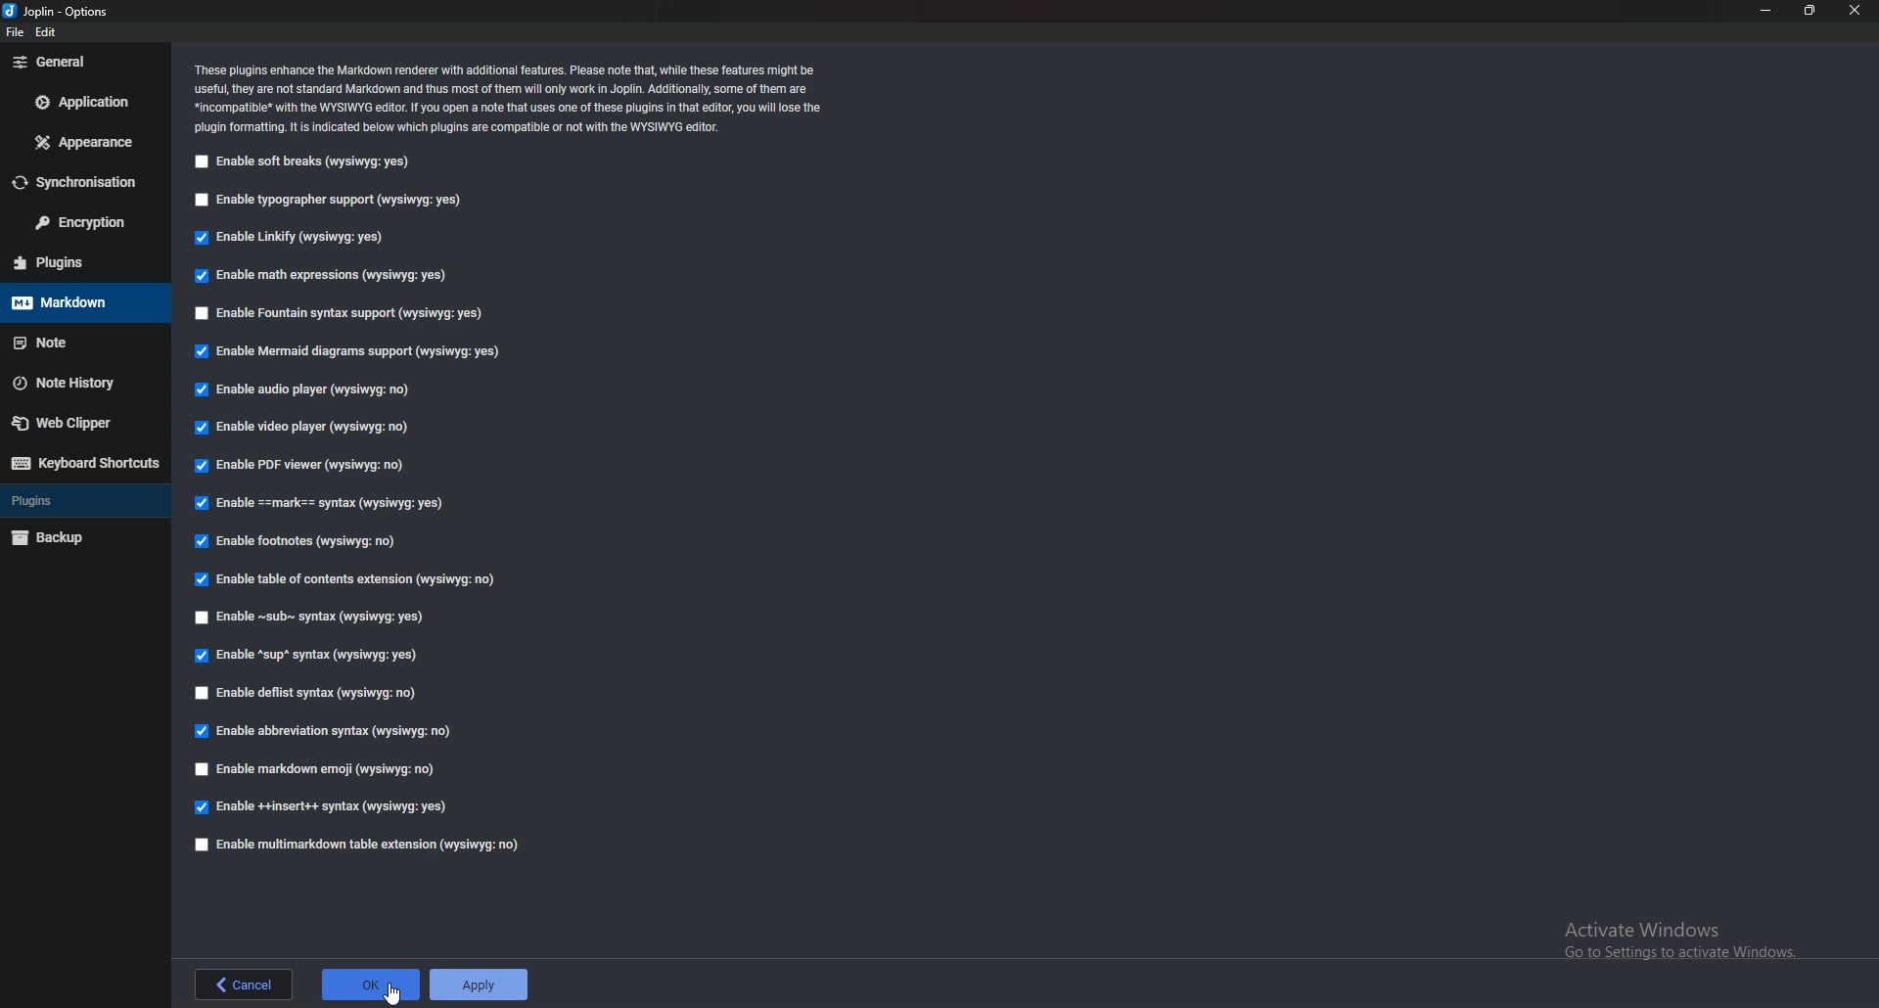 This screenshot has height=1008, width=1879. Describe the element at coordinates (58, 12) in the screenshot. I see `Joplin-Options` at that location.